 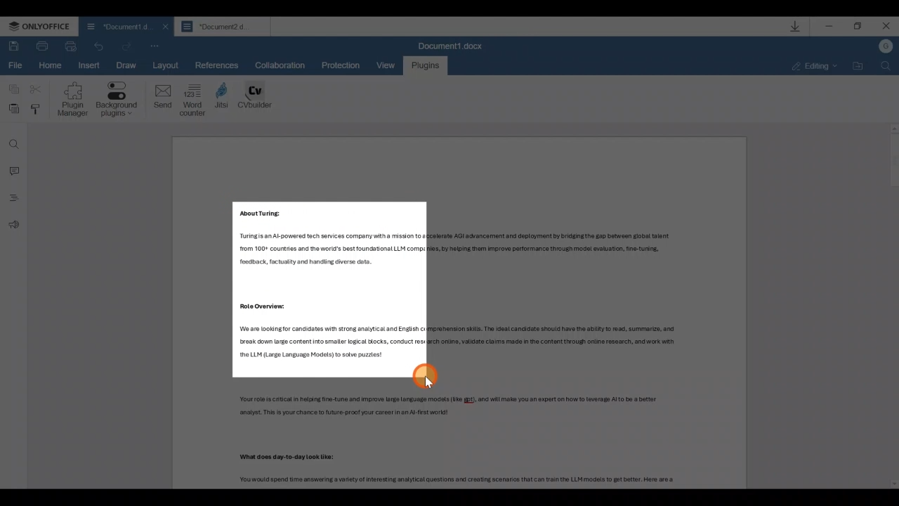 I want to click on Cut, so click(x=37, y=90).